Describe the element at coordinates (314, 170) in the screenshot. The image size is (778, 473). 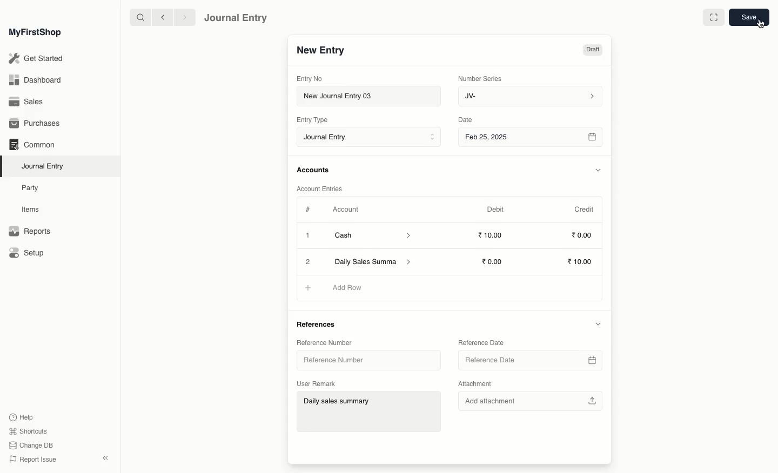
I see `Accounts` at that location.